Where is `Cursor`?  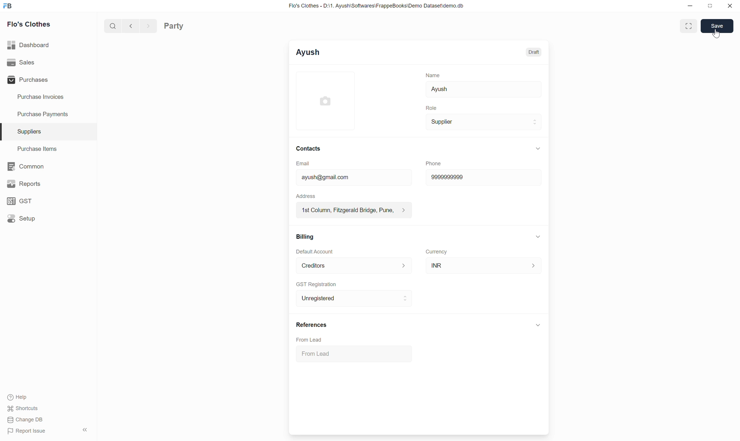 Cursor is located at coordinates (716, 33).